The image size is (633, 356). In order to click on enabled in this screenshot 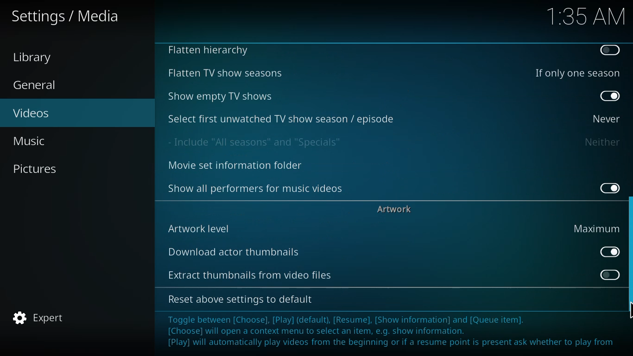, I will do `click(607, 186)`.